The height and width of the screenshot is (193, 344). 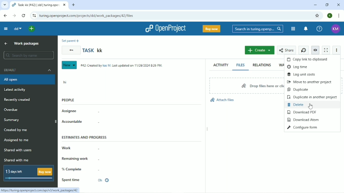 I want to click on Estimates and progress, so click(x=84, y=137).